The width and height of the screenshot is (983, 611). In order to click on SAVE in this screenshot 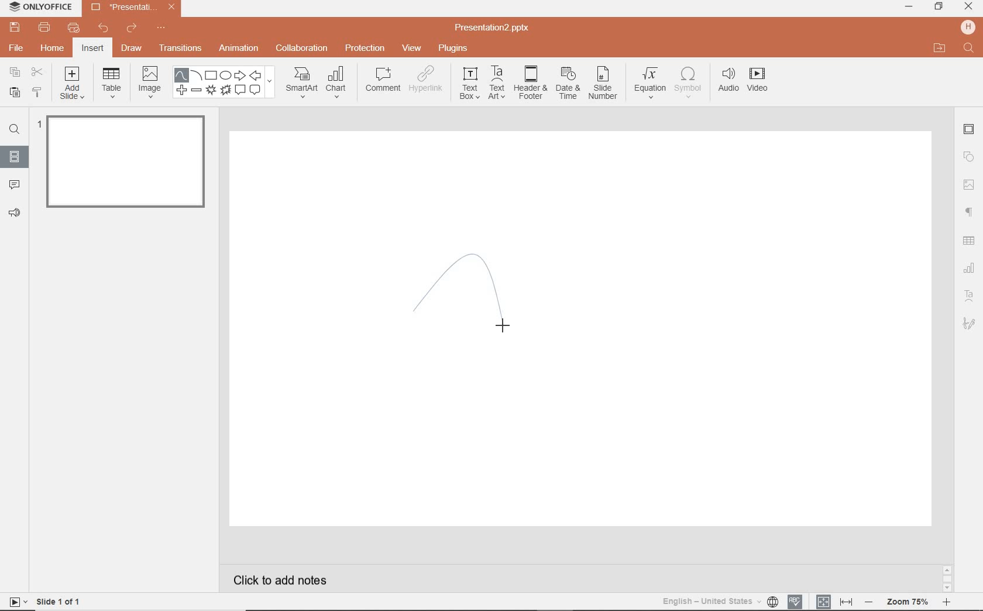, I will do `click(17, 28)`.